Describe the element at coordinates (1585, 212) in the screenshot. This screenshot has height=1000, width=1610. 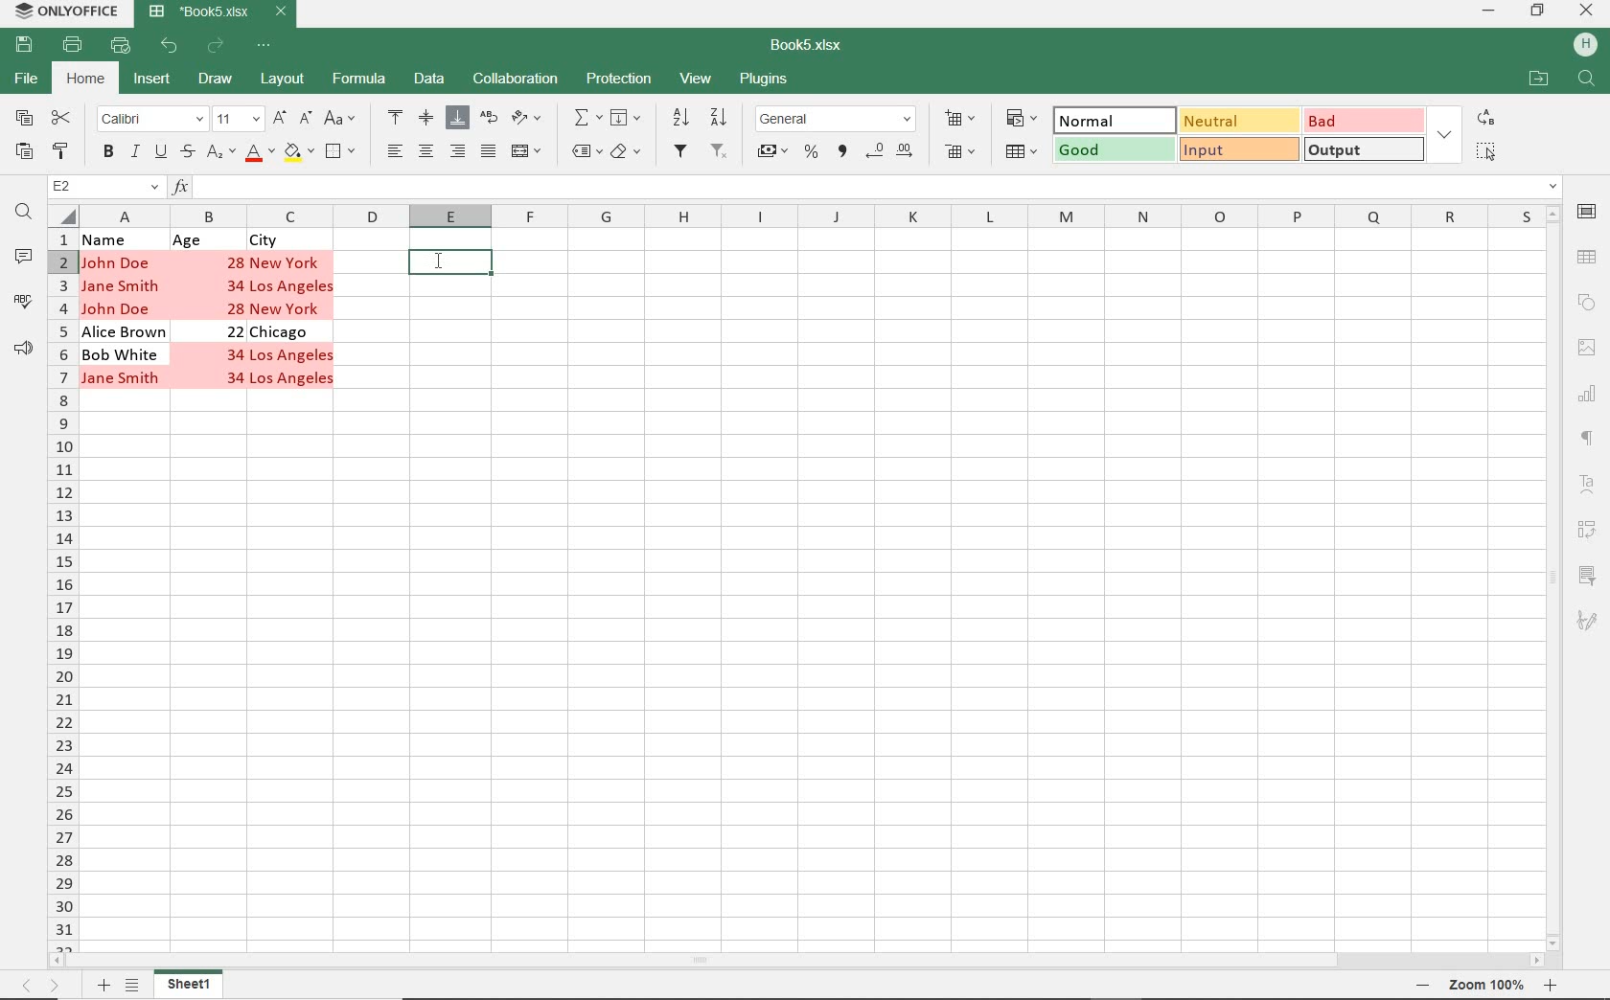
I see `CELL SETTINGS` at that location.